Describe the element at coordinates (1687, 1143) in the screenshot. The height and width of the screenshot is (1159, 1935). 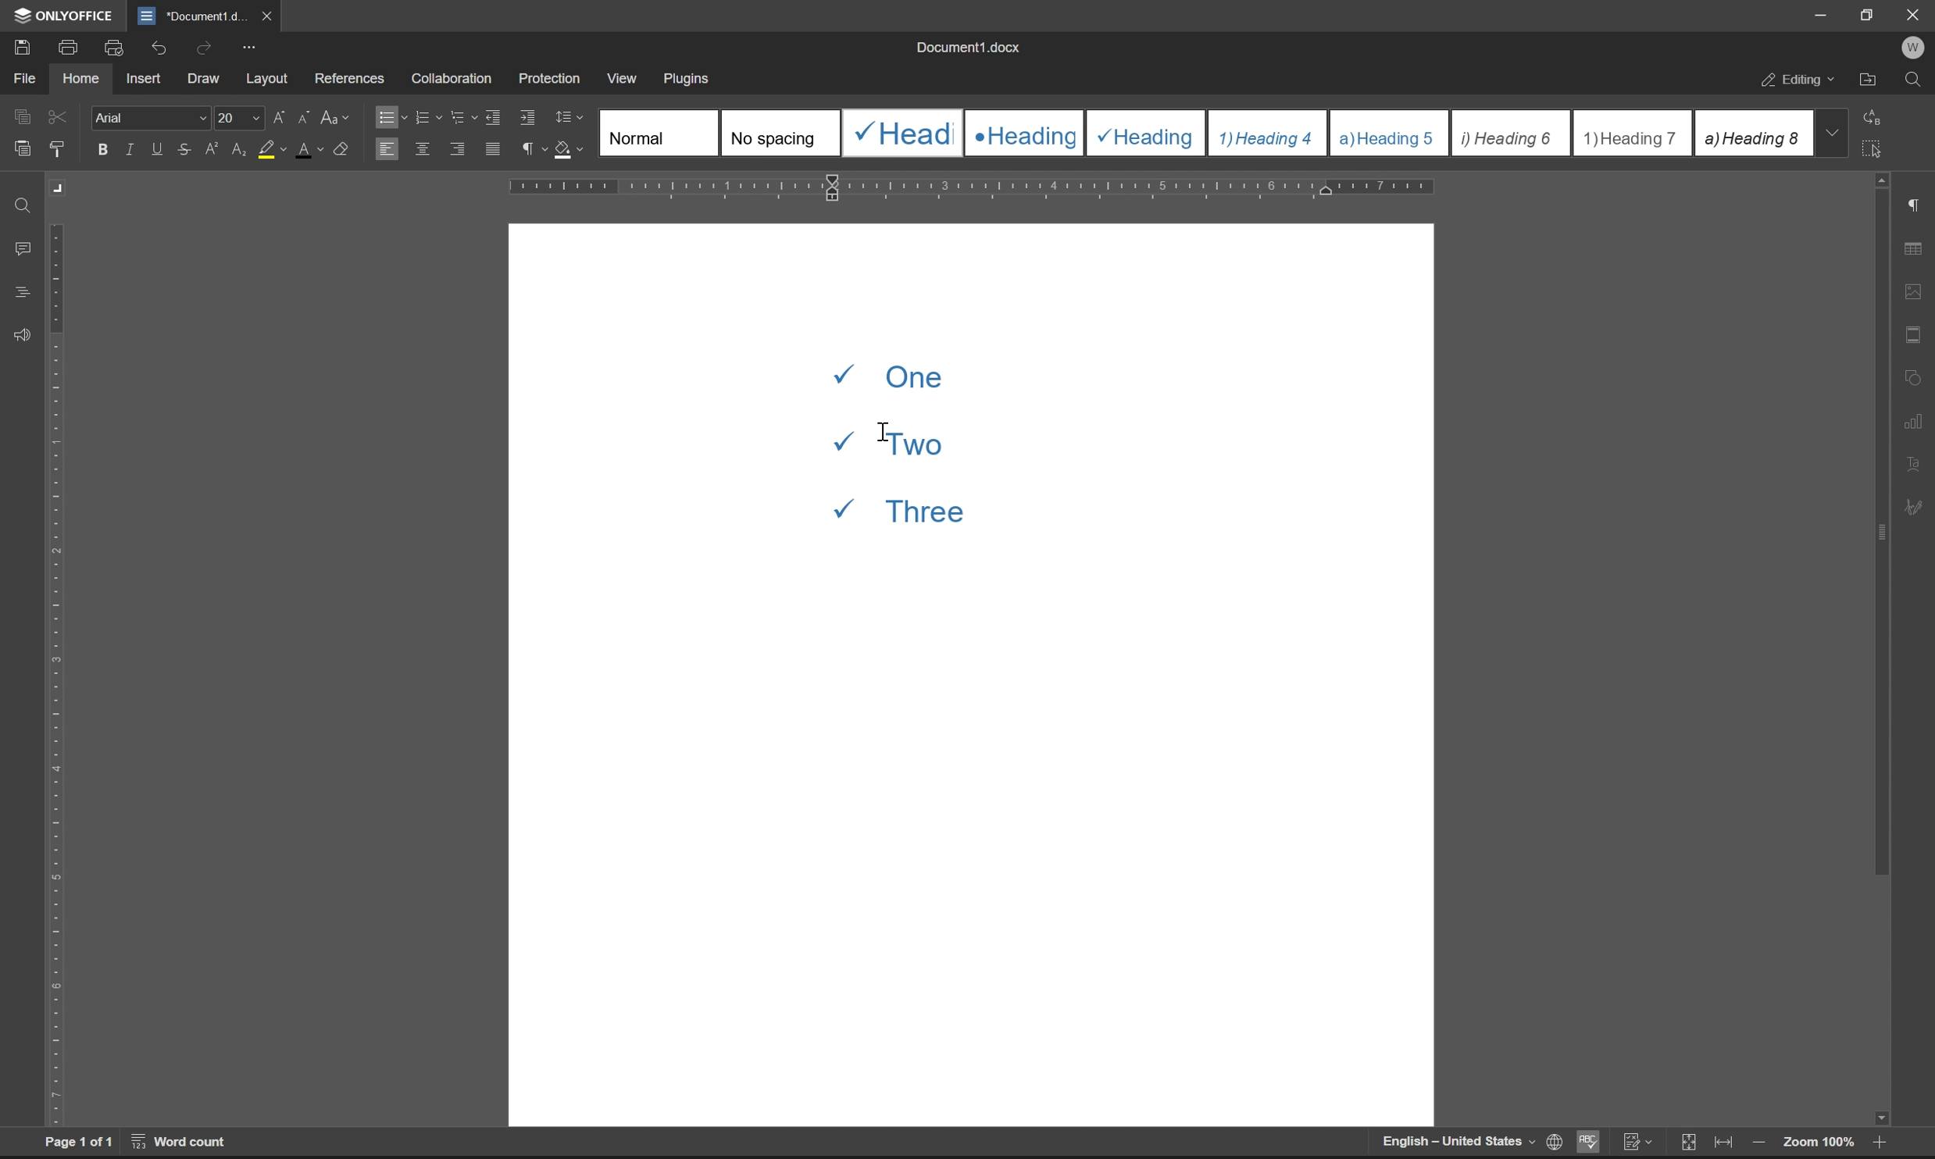
I see `fit to slide` at that location.